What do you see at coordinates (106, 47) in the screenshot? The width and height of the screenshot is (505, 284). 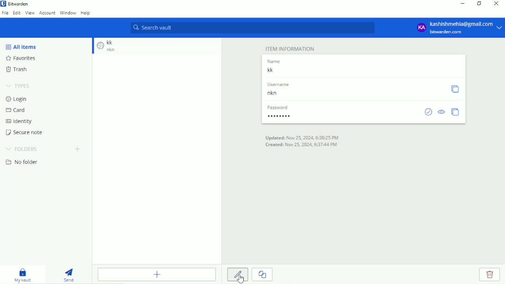 I see `Item` at bounding box center [106, 47].